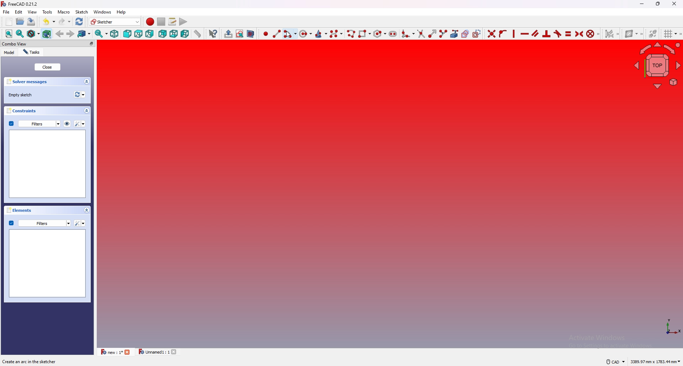 The width and height of the screenshot is (683, 366). What do you see at coordinates (115, 22) in the screenshot?
I see `Sketcher` at bounding box center [115, 22].